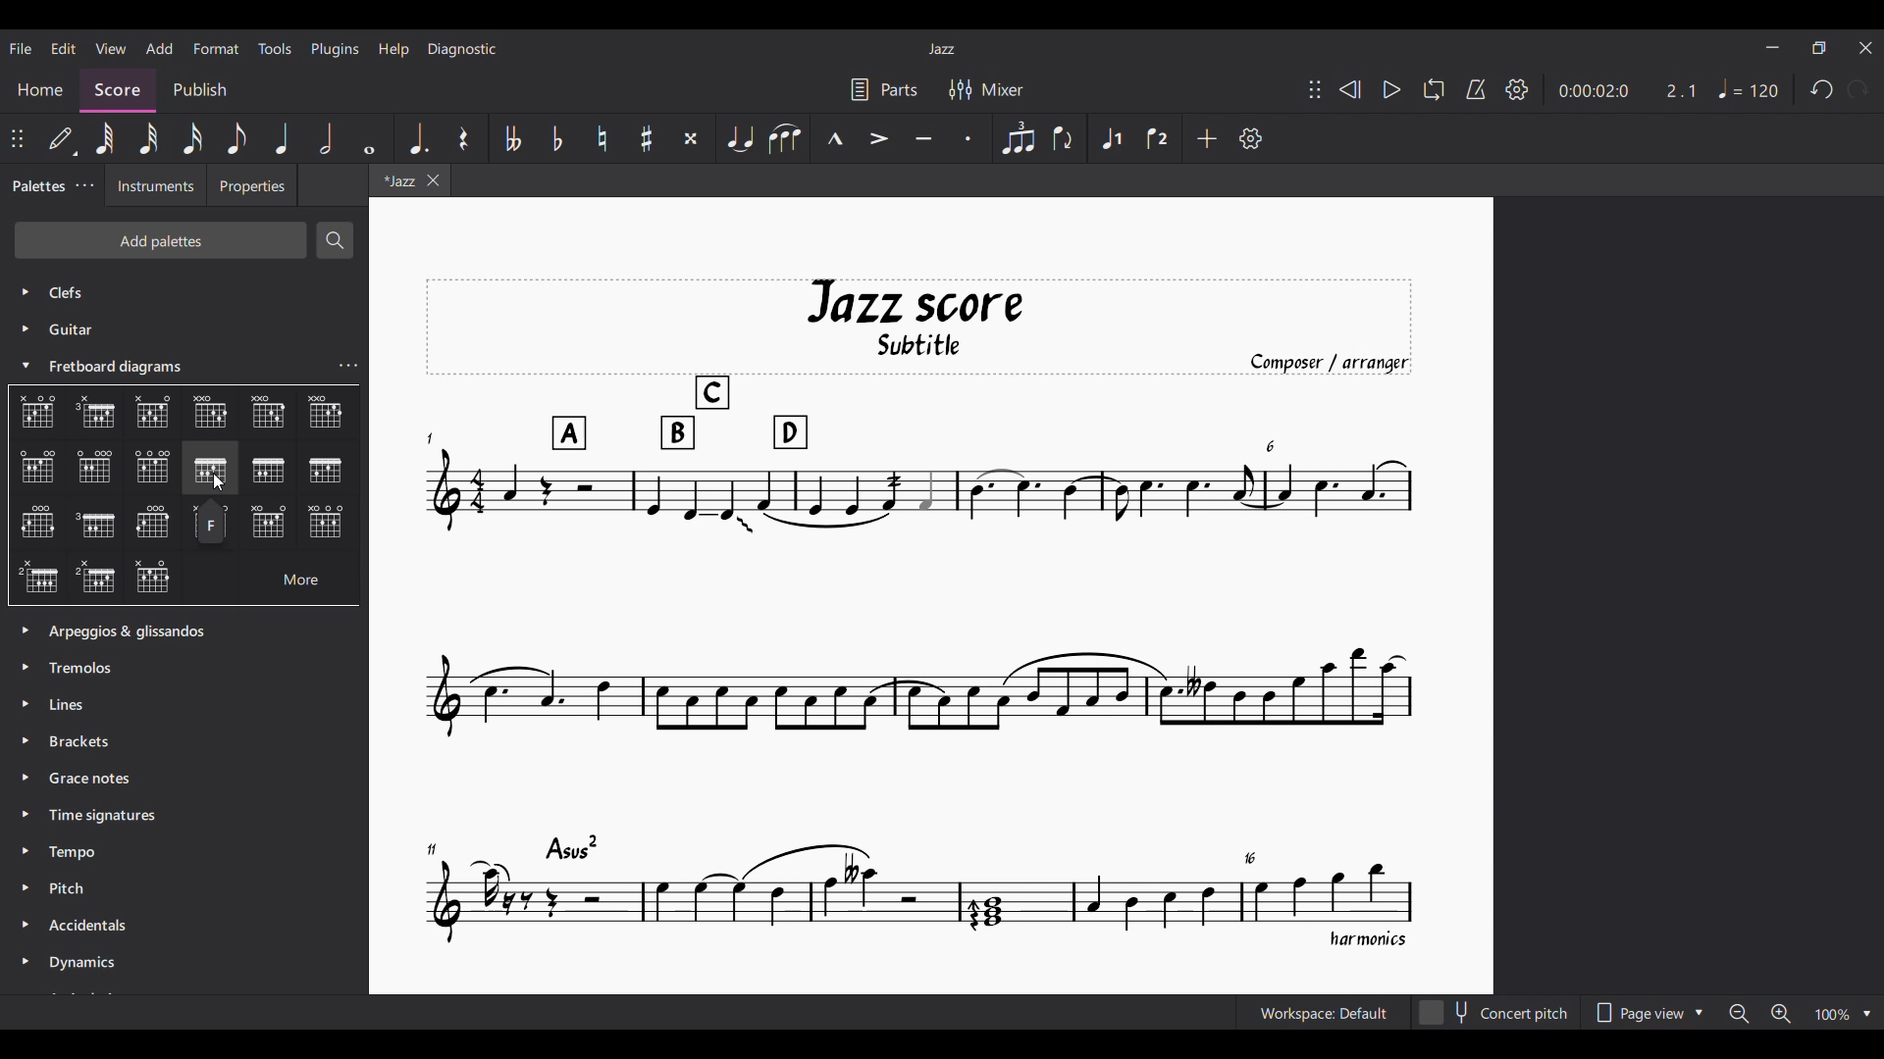  I want to click on Staccato, so click(969, 138).